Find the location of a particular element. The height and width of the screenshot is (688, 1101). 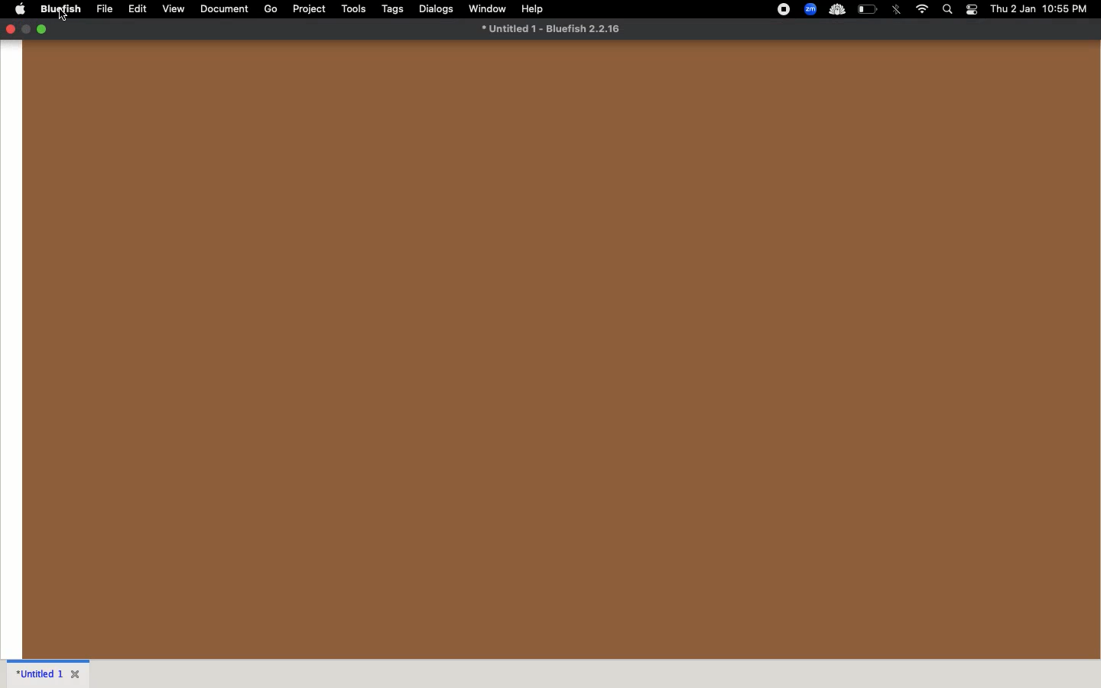

cursor is located at coordinates (63, 15).